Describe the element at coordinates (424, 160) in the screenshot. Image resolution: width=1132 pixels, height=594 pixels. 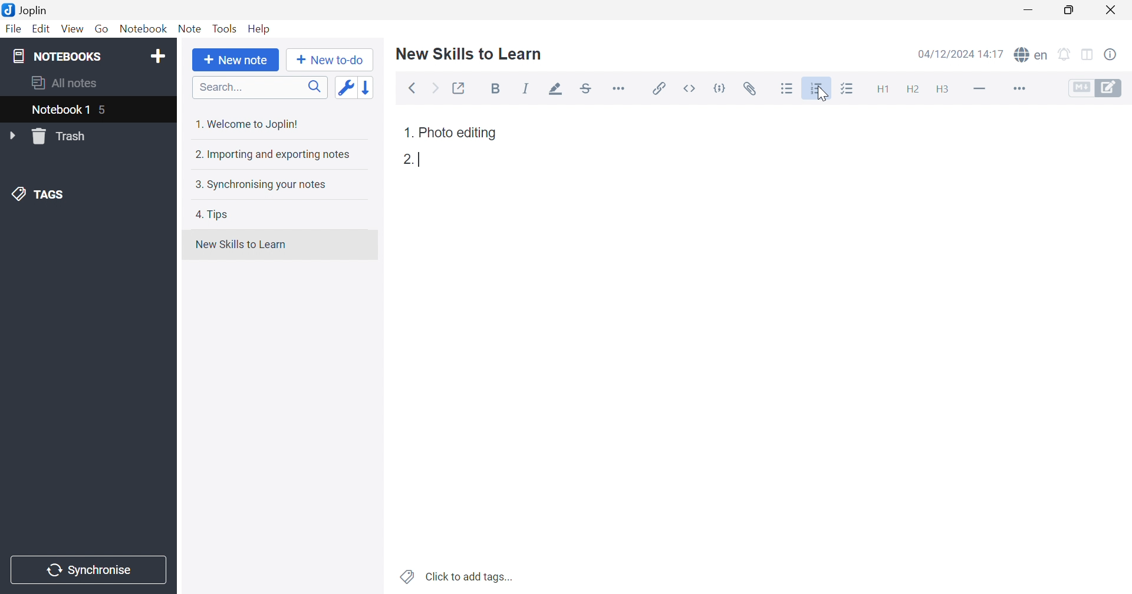
I see `Typing cursor` at that location.